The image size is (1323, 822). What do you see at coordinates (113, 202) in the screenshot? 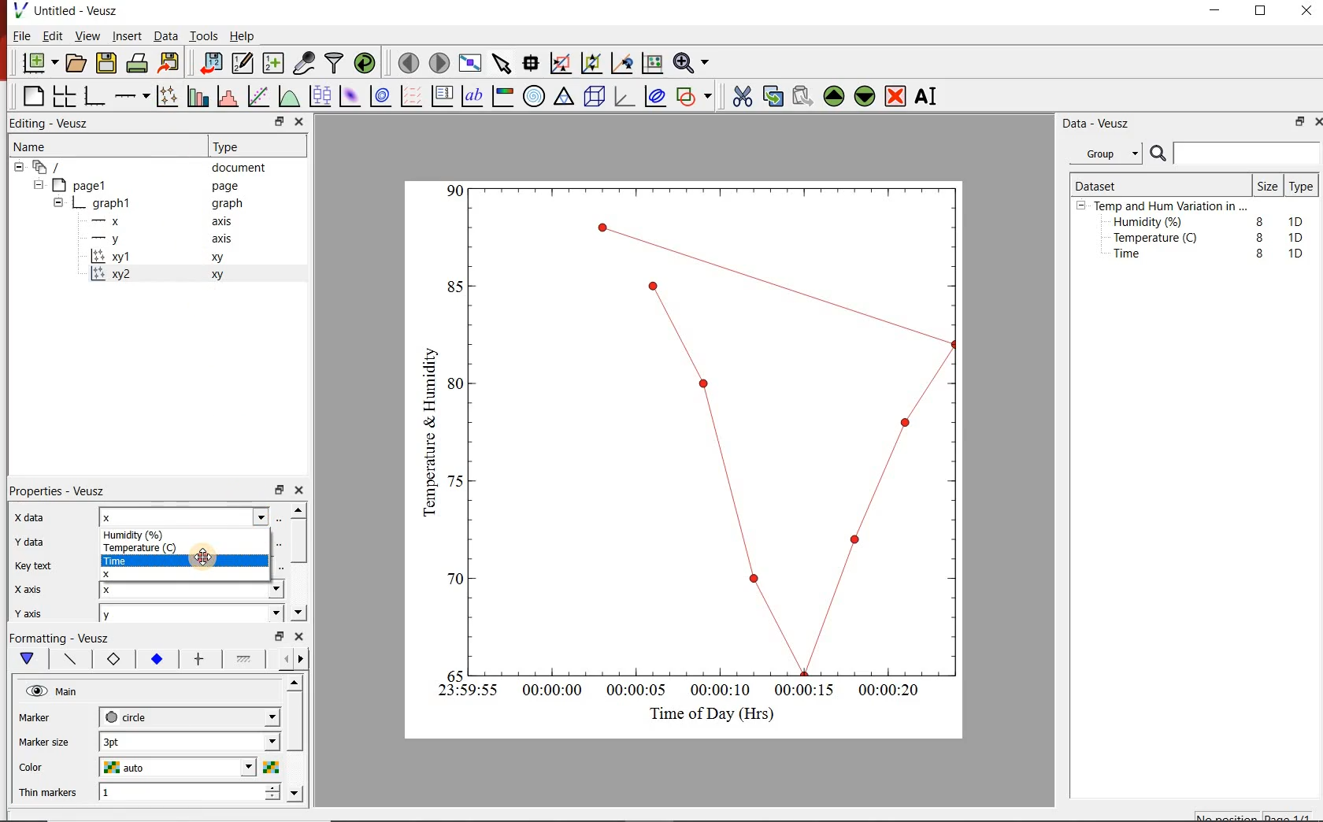
I see `graph` at bounding box center [113, 202].